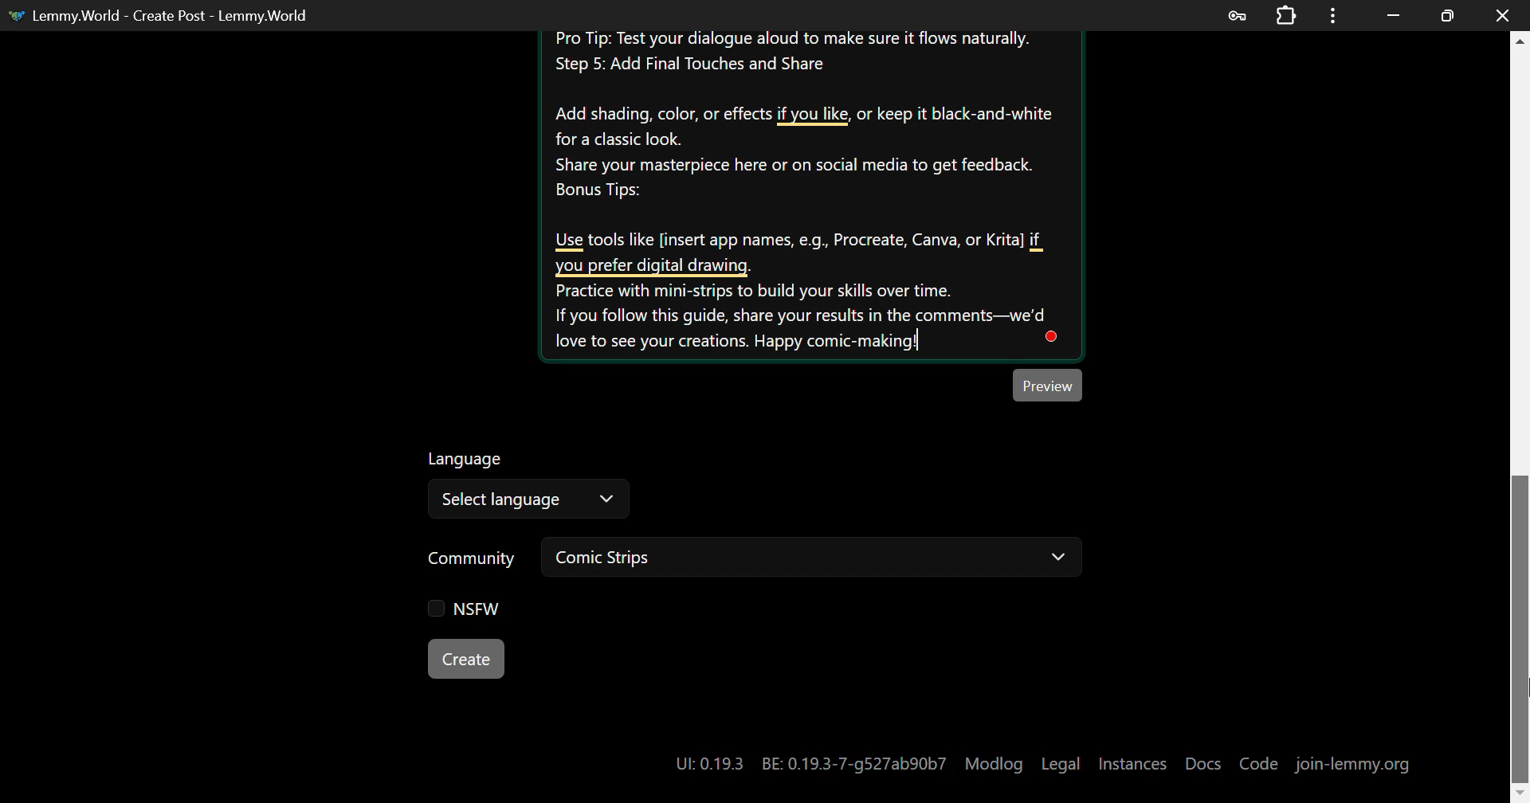 This screenshot has width=1530, height=803. I want to click on Select Language, so click(579, 482).